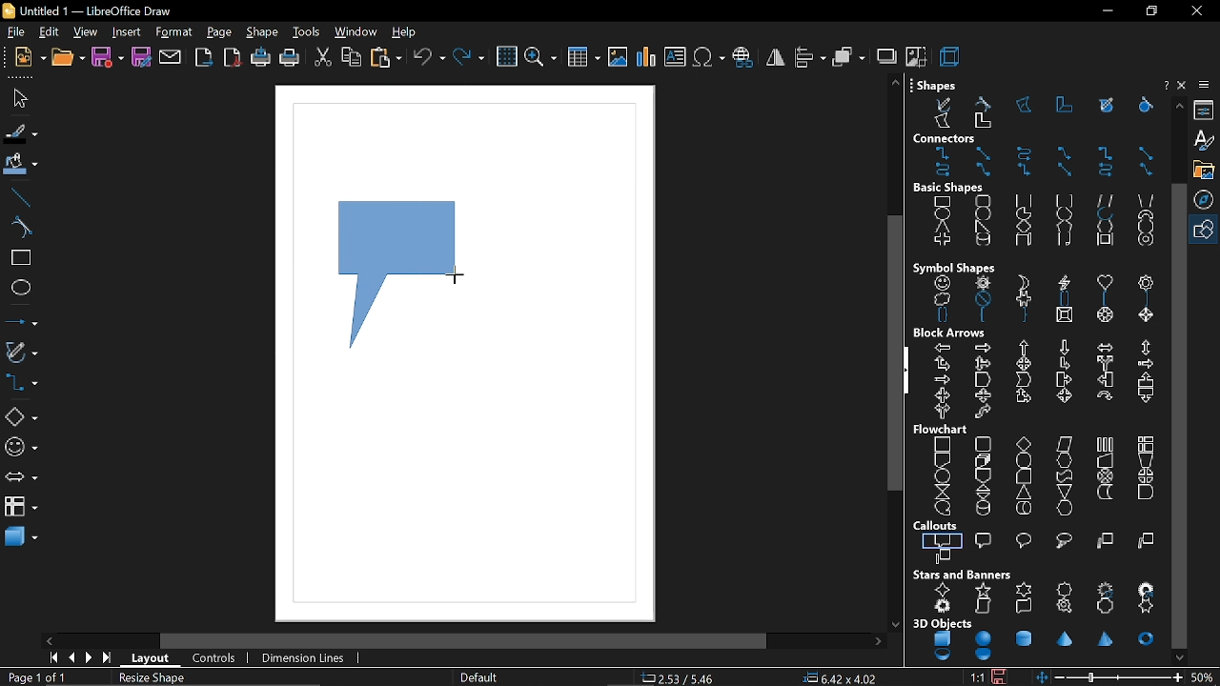  What do you see at coordinates (505, 58) in the screenshot?
I see `grid` at bounding box center [505, 58].